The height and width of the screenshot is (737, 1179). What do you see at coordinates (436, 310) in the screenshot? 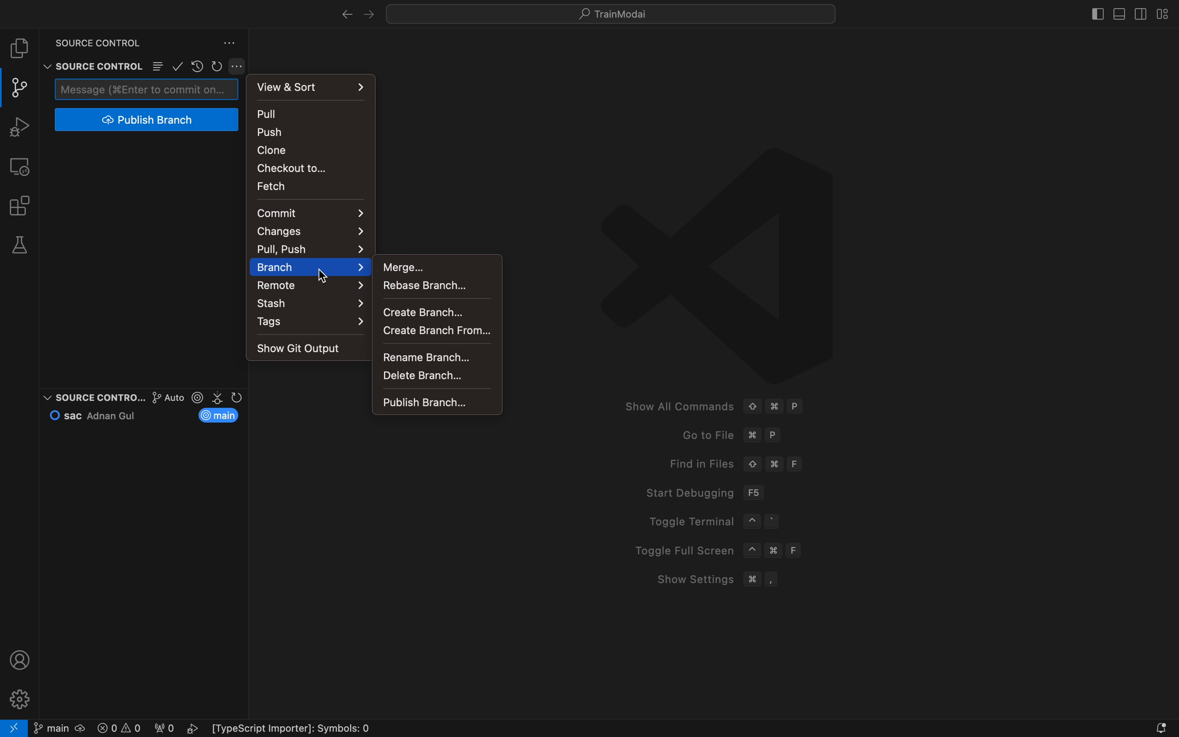
I see `create a brnch` at bounding box center [436, 310].